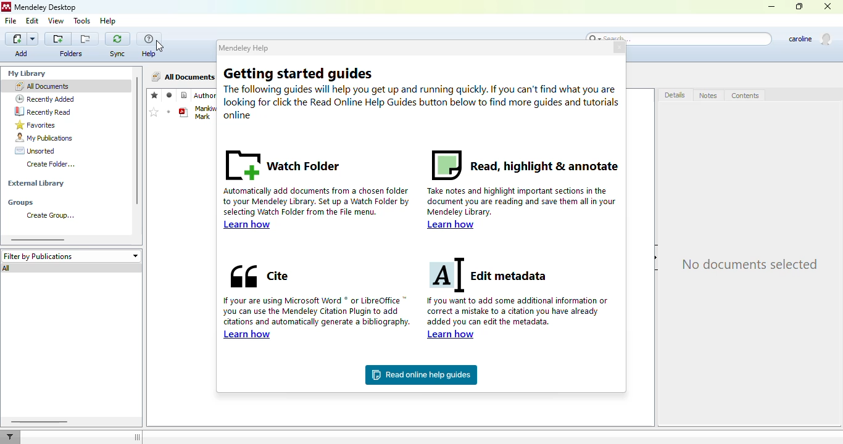  Describe the element at coordinates (421, 375) in the screenshot. I see `read online help guides` at that location.